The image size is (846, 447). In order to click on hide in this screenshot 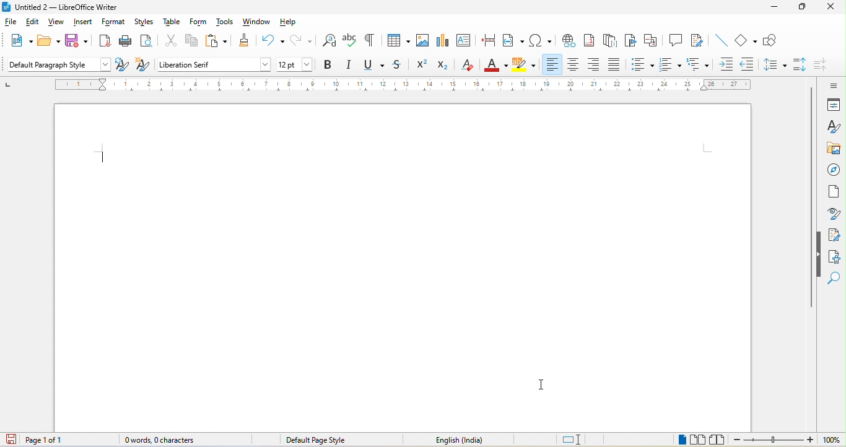, I will do `click(819, 254)`.